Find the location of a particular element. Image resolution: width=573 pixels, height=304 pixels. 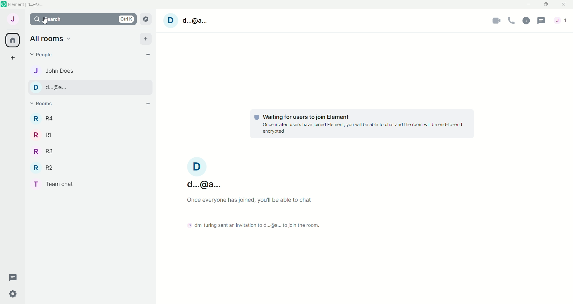

minimize is located at coordinates (529, 4).